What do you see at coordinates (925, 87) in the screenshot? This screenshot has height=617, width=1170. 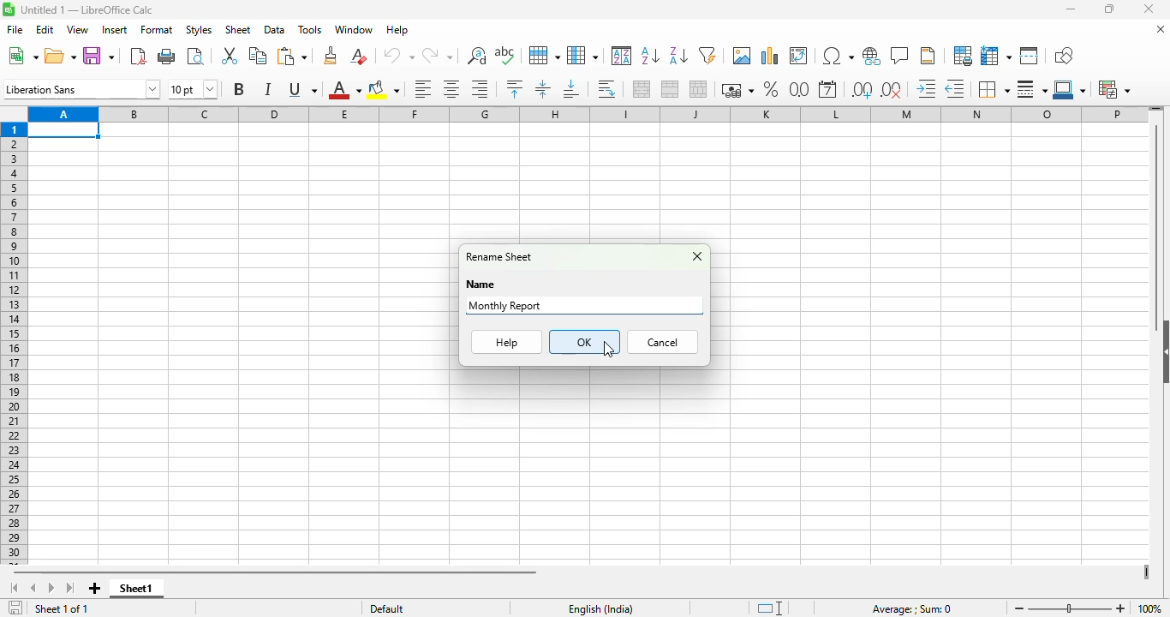 I see `increase indent` at bounding box center [925, 87].